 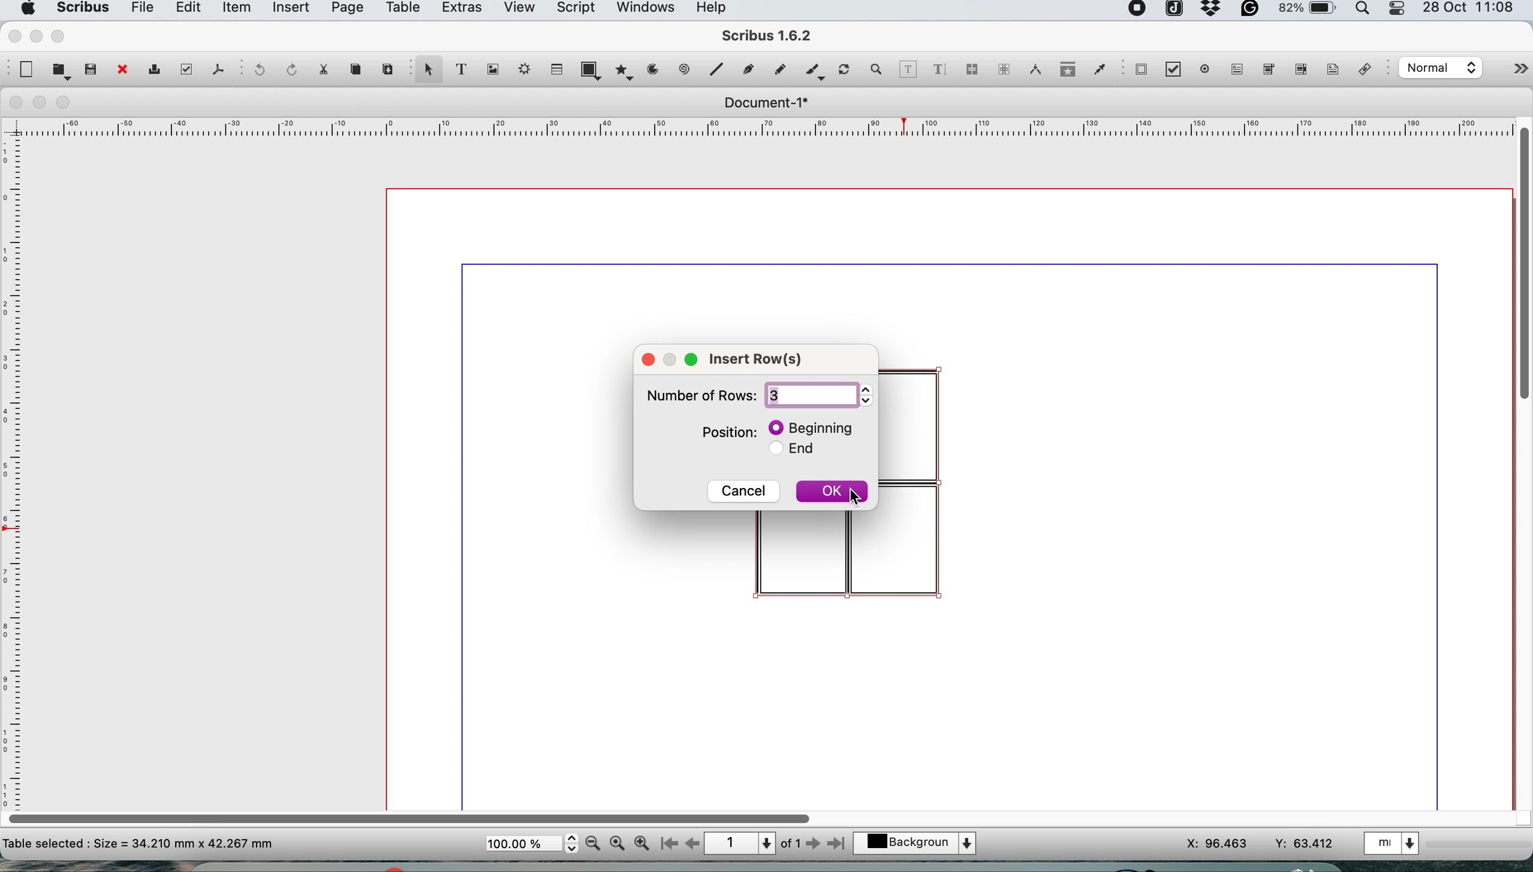 I want to click on freehand line, so click(x=777, y=69).